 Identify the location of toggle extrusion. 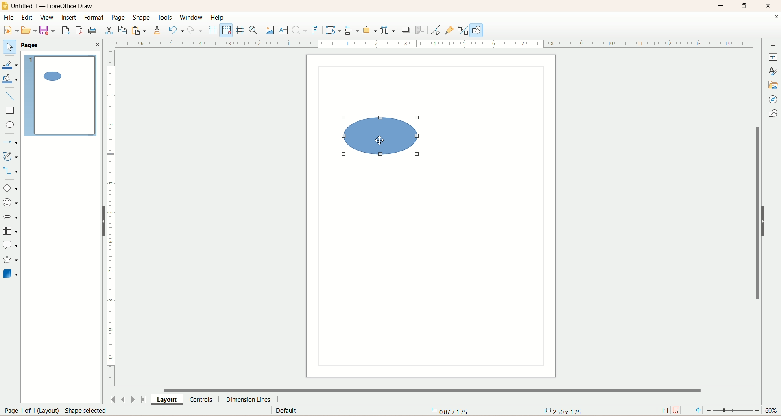
(464, 31).